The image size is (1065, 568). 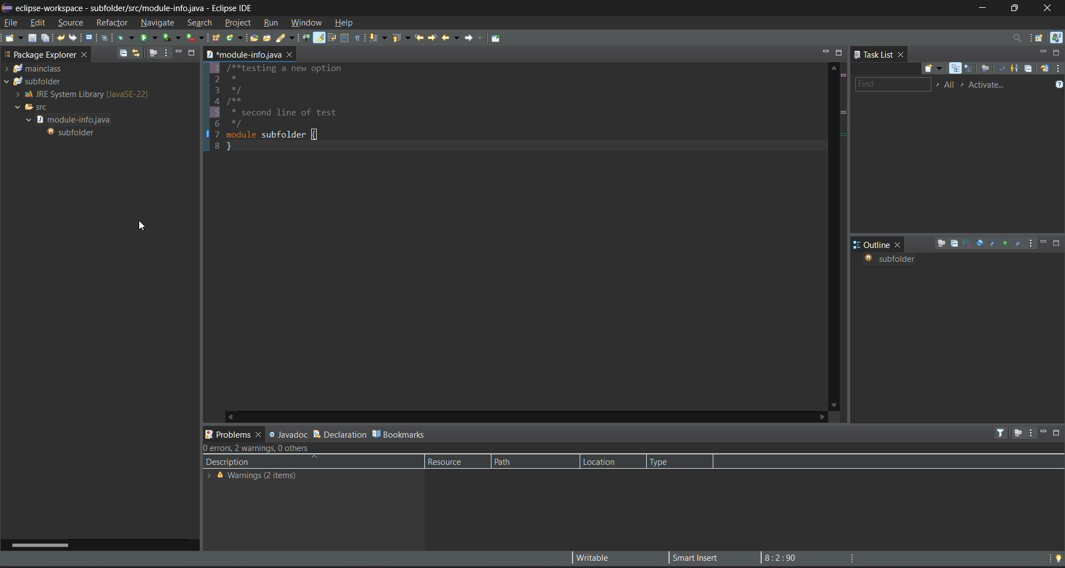 What do you see at coordinates (192, 52) in the screenshot?
I see `maximize` at bounding box center [192, 52].